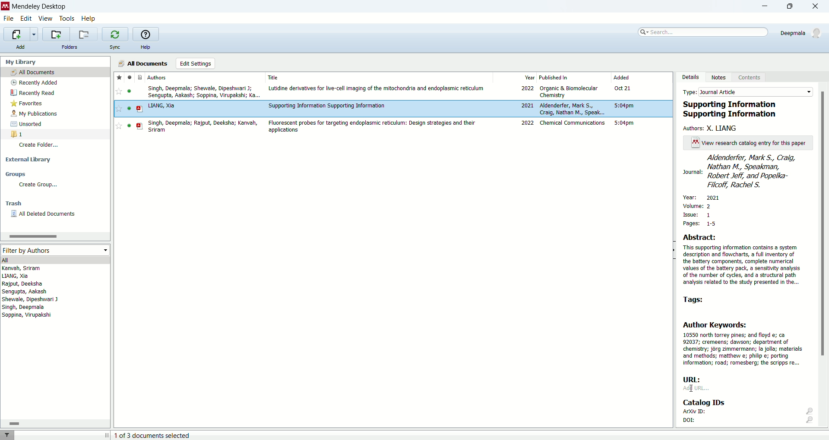  Describe the element at coordinates (706, 197) in the screenshot. I see `year: 2021` at that location.